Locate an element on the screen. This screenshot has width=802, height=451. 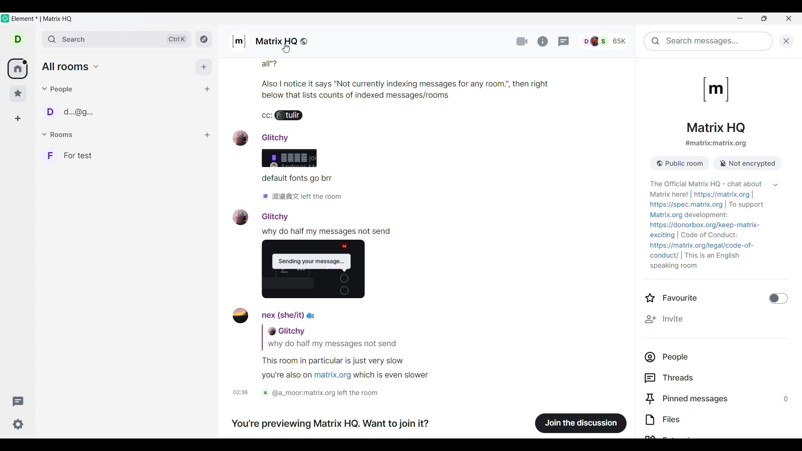
Favorites is located at coordinates (18, 94).